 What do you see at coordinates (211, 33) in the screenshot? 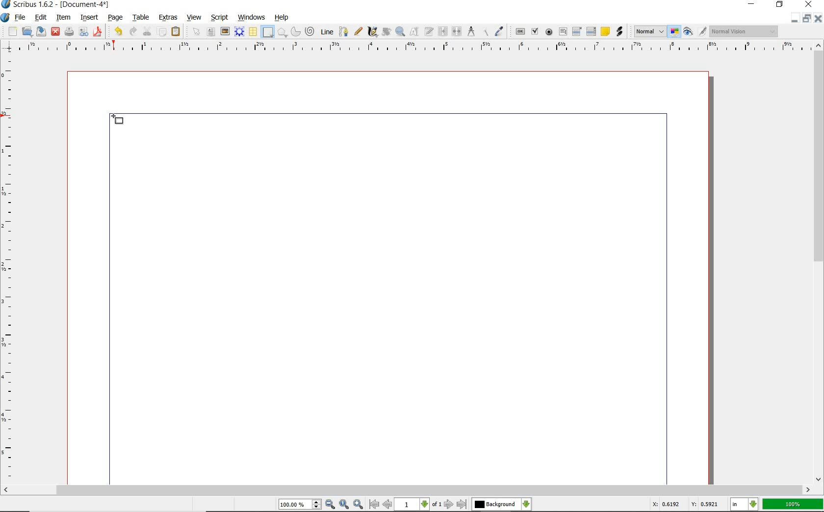
I see `text frame` at bounding box center [211, 33].